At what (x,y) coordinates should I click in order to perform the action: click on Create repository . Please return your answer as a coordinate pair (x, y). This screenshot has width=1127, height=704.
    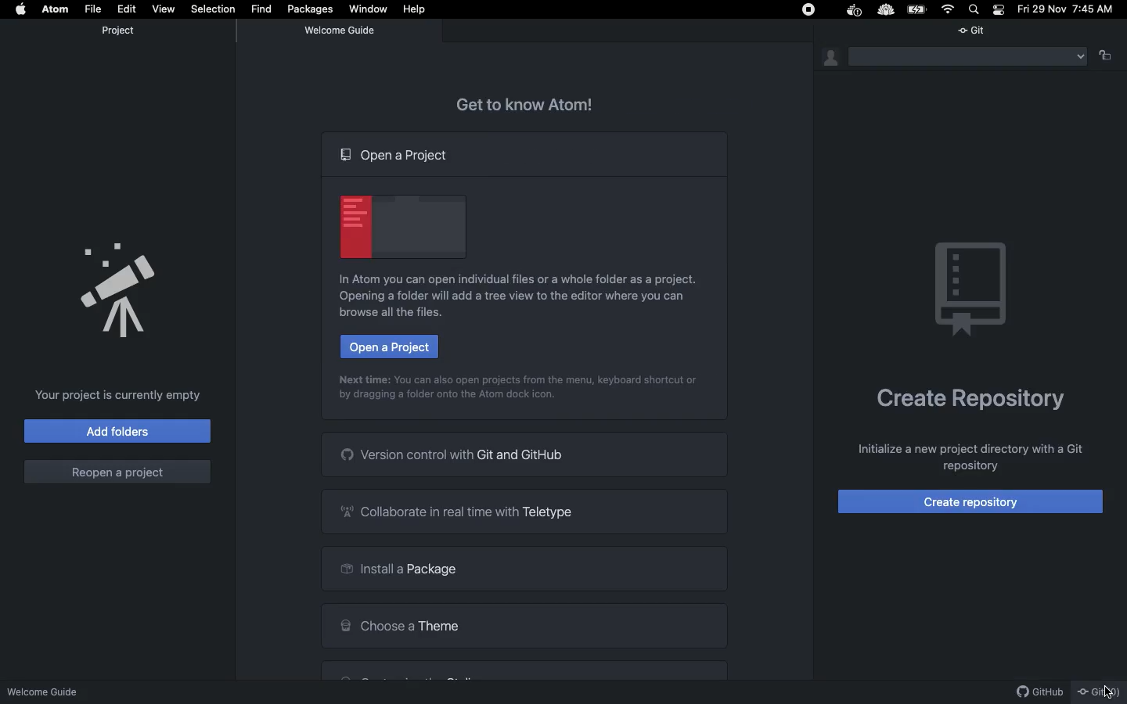
    Looking at the image, I should click on (967, 399).